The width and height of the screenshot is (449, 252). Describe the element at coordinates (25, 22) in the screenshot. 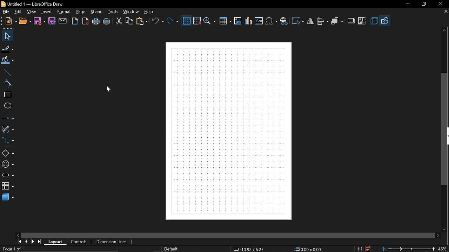

I see `open` at that location.